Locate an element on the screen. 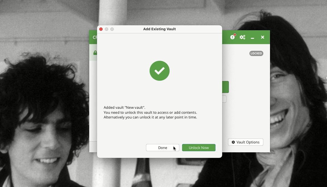 The image size is (327, 187). Add existing vault is located at coordinates (160, 29).